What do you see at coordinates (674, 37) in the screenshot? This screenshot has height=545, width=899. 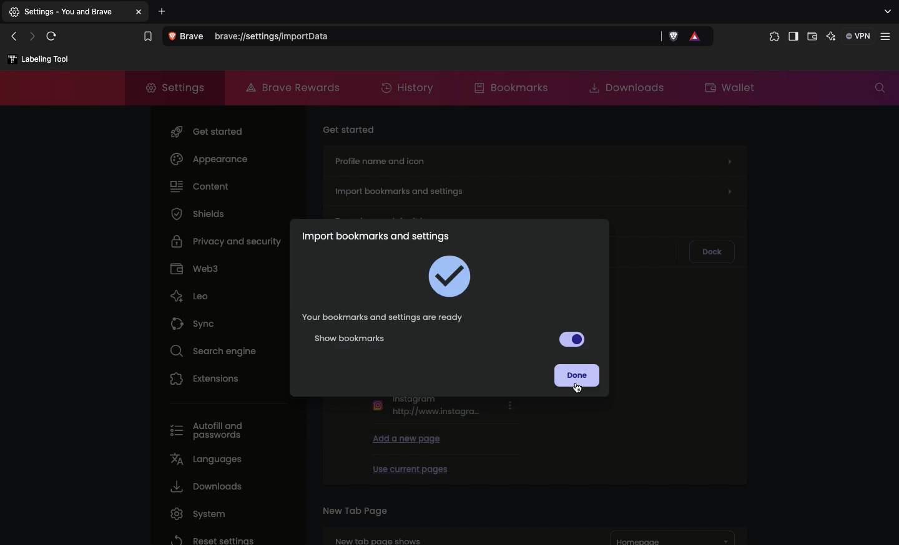 I see `Brave shields` at bounding box center [674, 37].